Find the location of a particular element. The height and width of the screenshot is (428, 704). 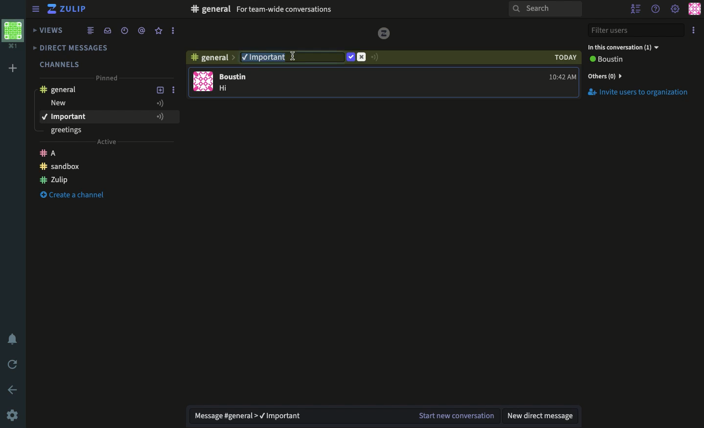

logo is located at coordinates (384, 33).